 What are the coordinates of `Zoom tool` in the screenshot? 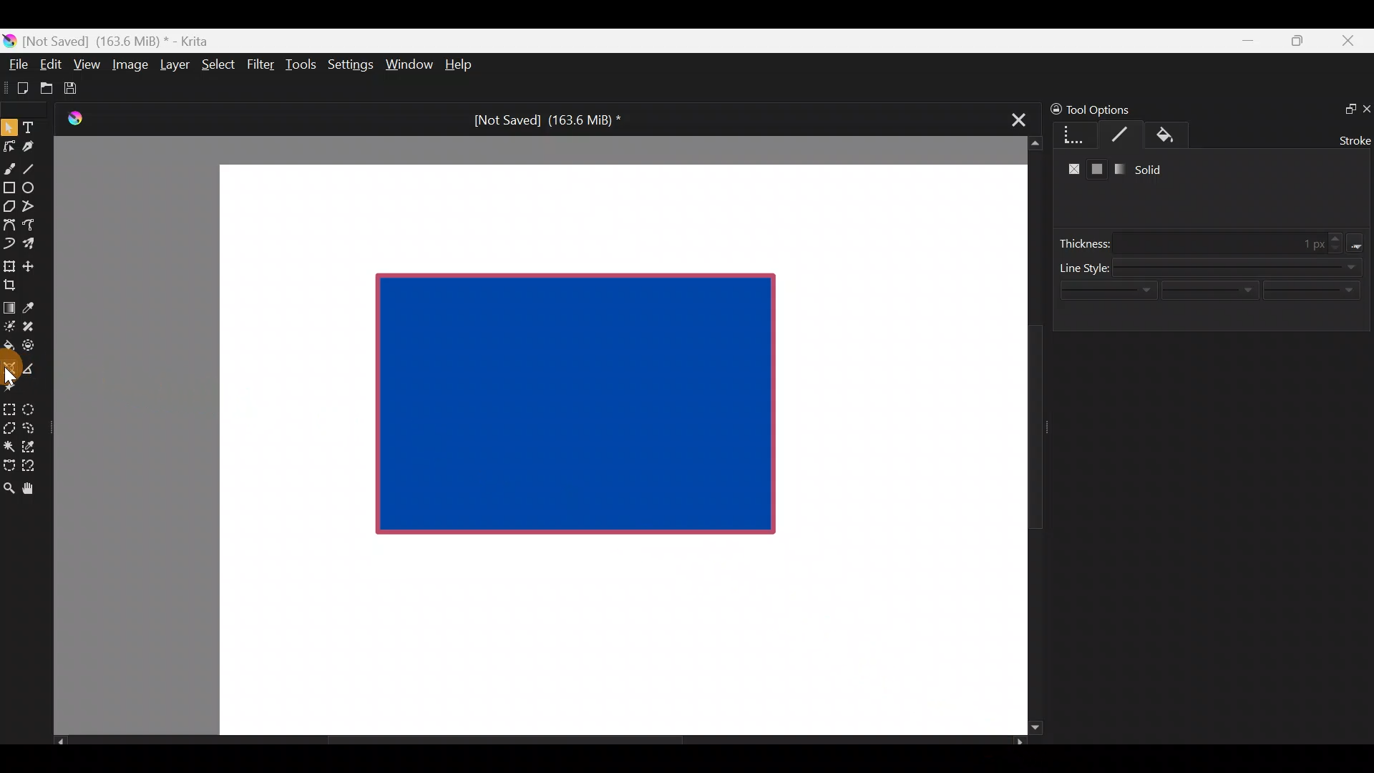 It's located at (9, 487).